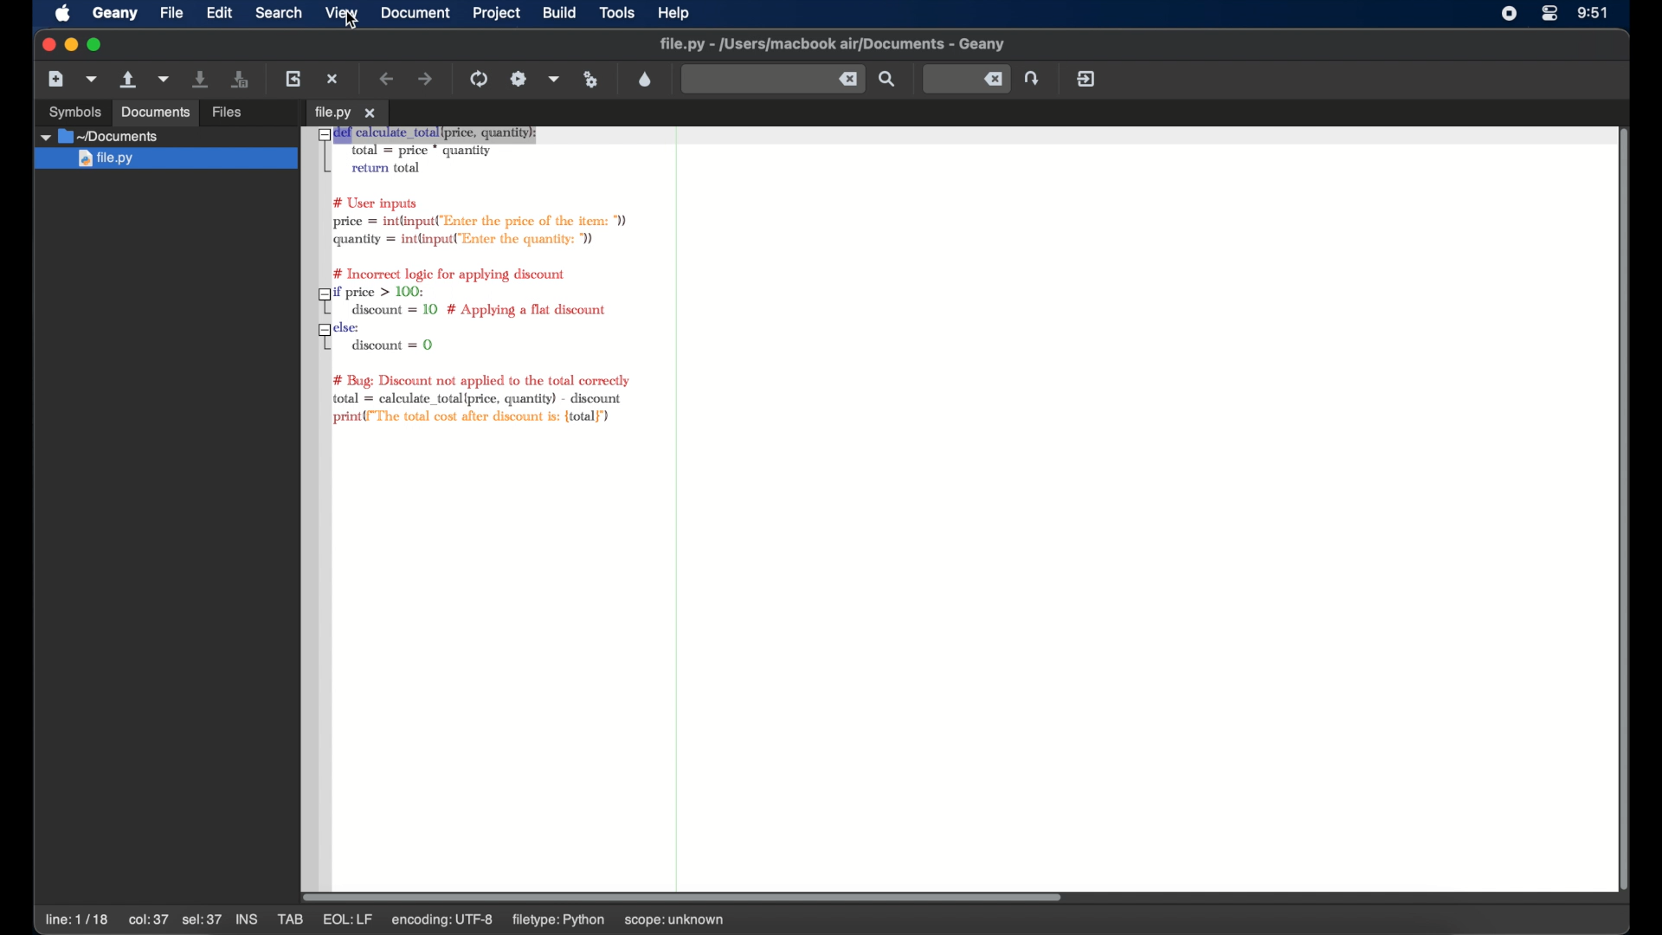  What do you see at coordinates (967, 79) in the screenshot?
I see `jump to the entered line number` at bounding box center [967, 79].